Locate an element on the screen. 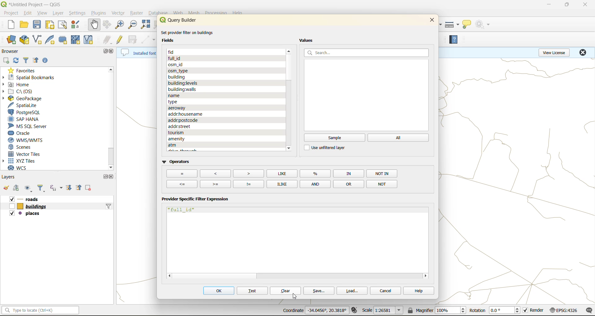 The image size is (595, 316). new is located at coordinates (7, 25).